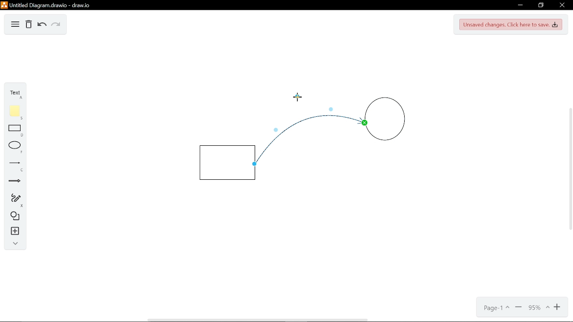 The height and width of the screenshot is (322, 573). Describe the element at coordinates (56, 25) in the screenshot. I see `Redo` at that location.